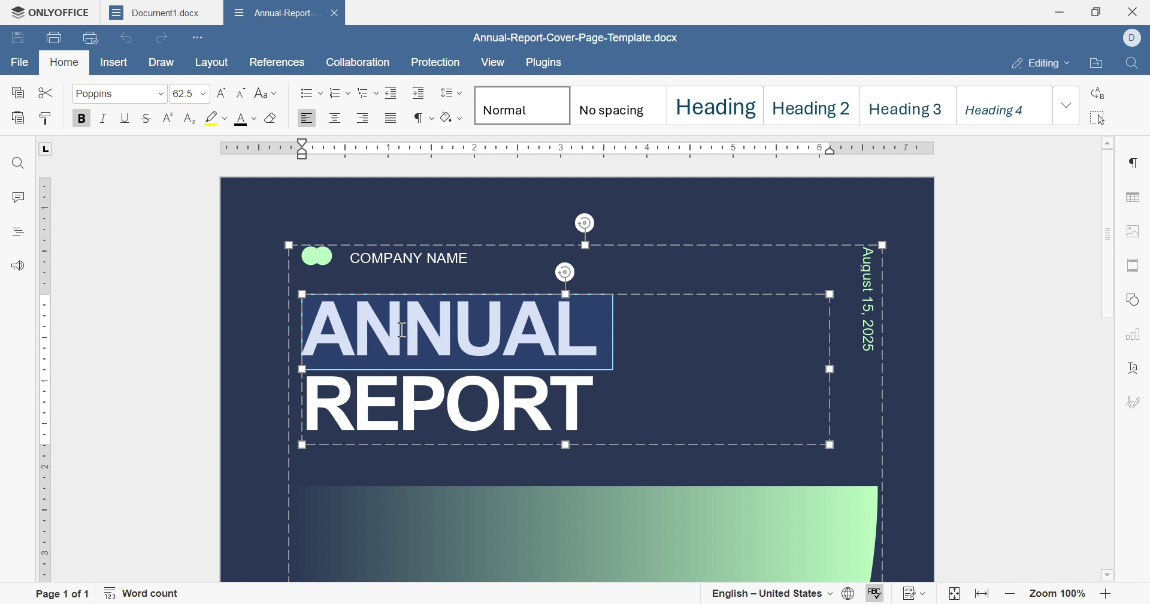  Describe the element at coordinates (106, 120) in the screenshot. I see `italic` at that location.